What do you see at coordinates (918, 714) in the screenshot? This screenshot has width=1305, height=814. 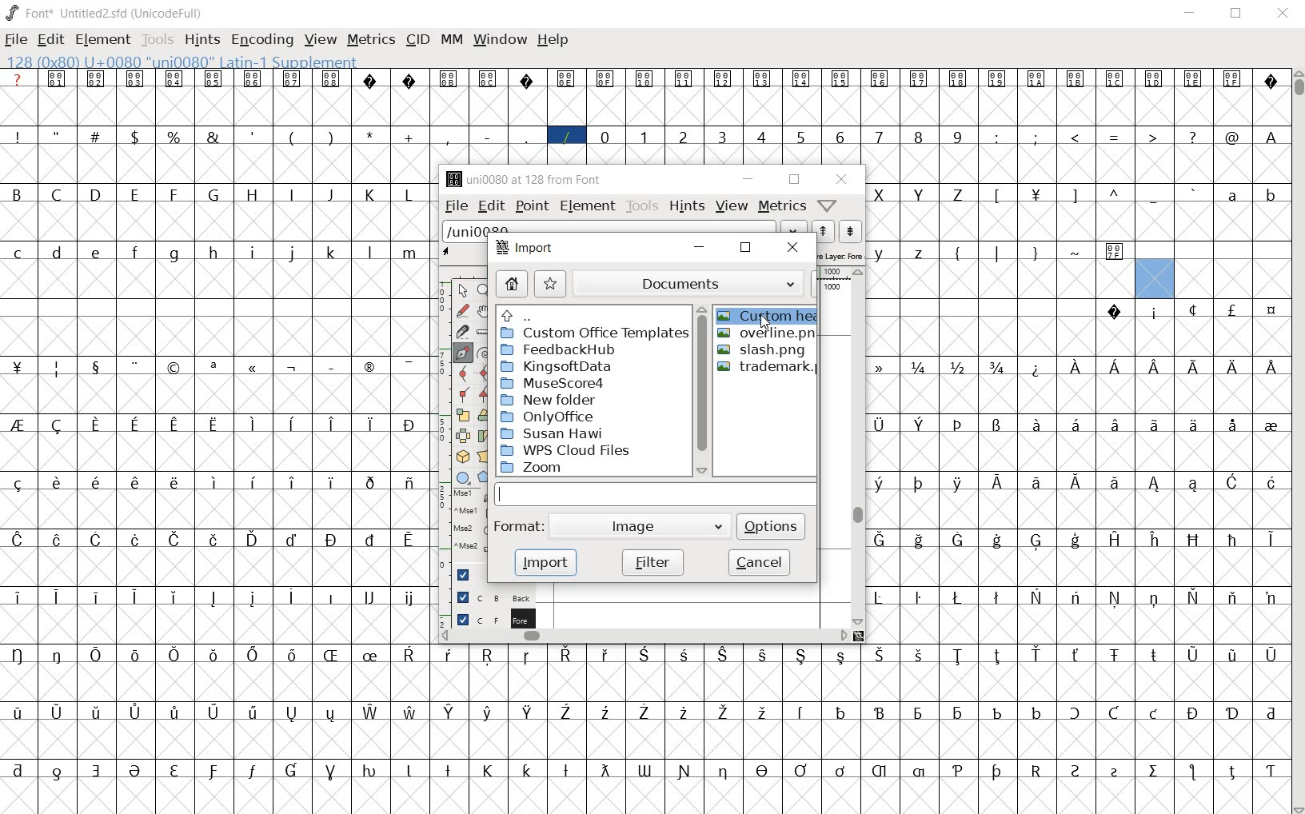 I see `glyph` at bounding box center [918, 714].